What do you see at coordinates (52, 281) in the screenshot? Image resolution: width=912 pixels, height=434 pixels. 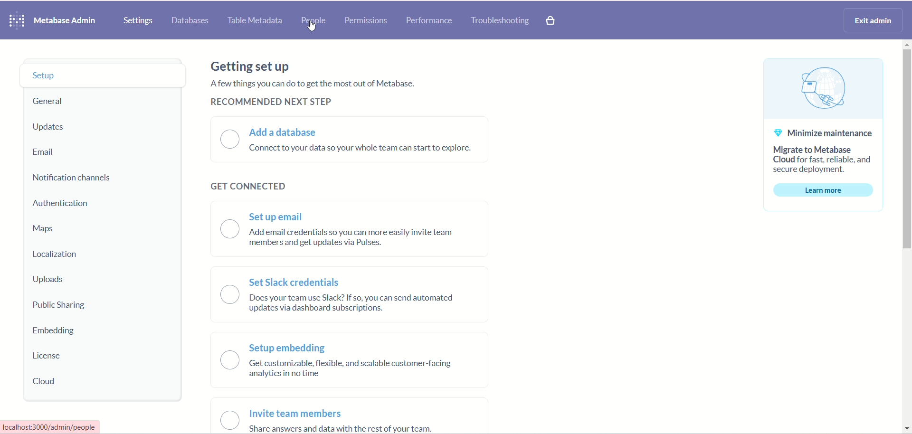 I see `uploads` at bounding box center [52, 281].